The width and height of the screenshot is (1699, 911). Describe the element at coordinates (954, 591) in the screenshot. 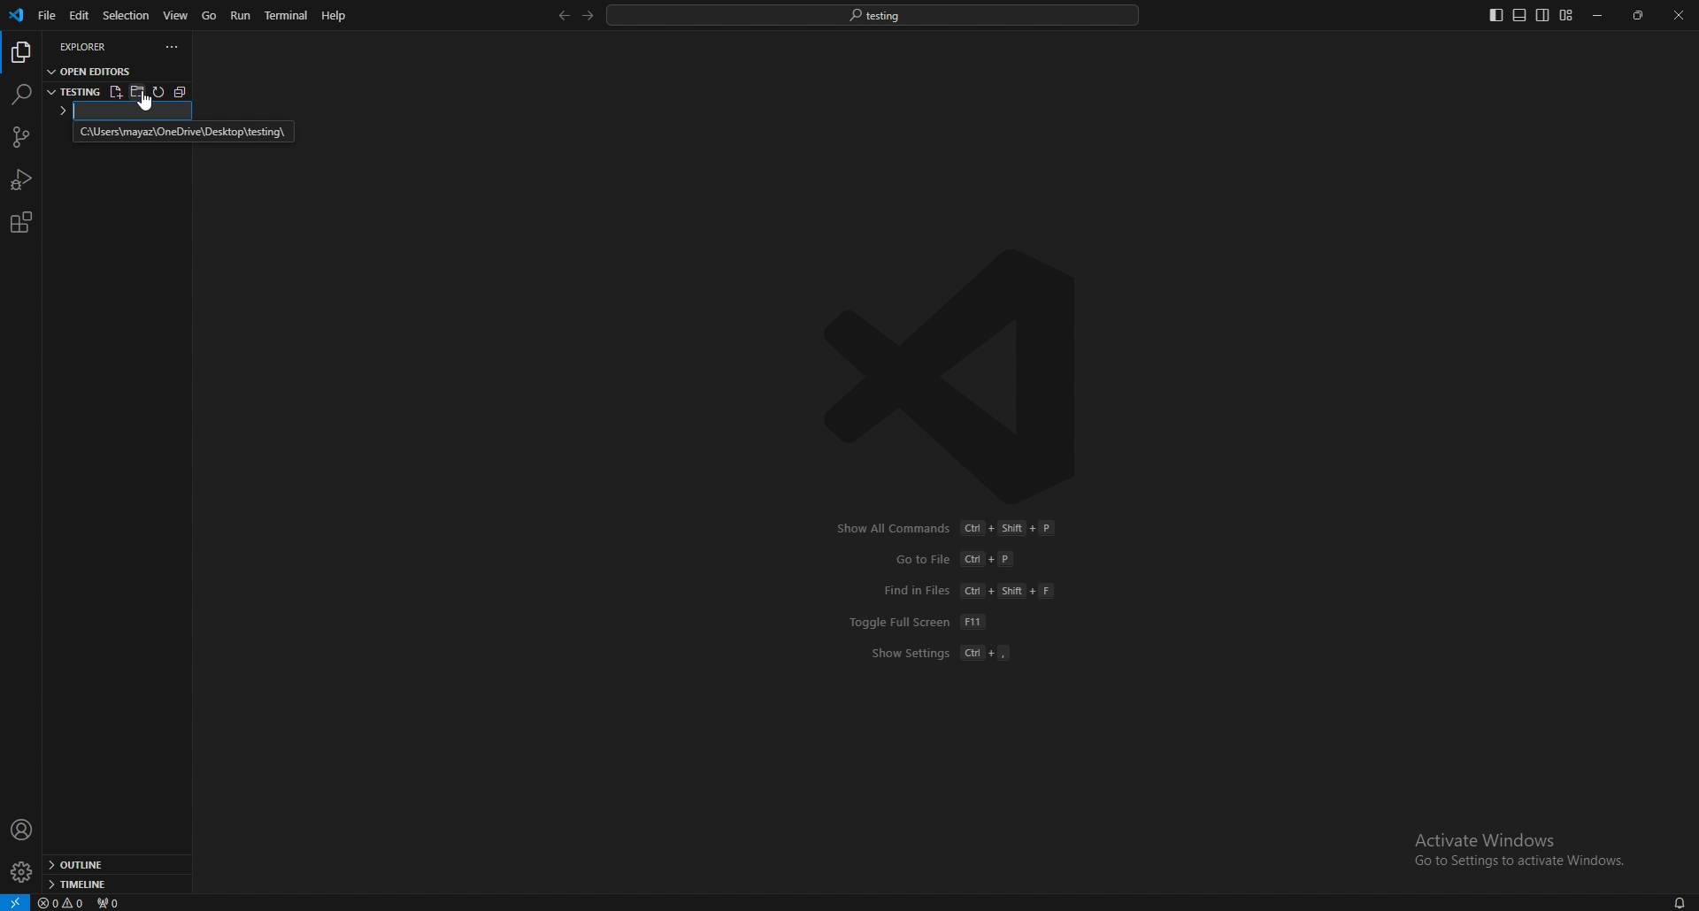

I see `shortcuts` at that location.